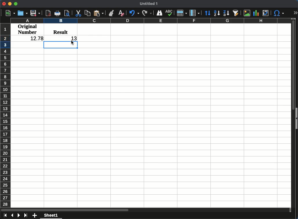 Image resolution: width=298 pixels, height=219 pixels. What do you see at coordinates (182, 13) in the screenshot?
I see `Rows` at bounding box center [182, 13].